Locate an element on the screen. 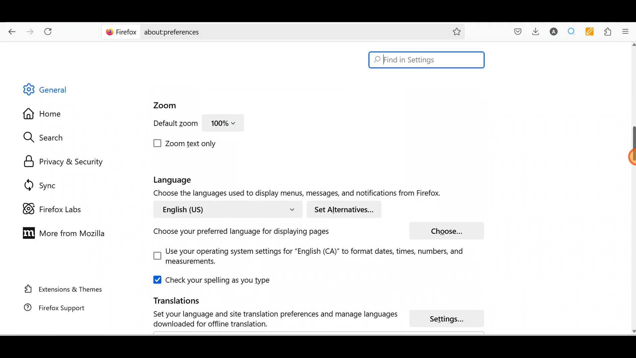 This screenshot has width=636, height=358. Choose your preferred language for displaying pages is located at coordinates (239, 233).